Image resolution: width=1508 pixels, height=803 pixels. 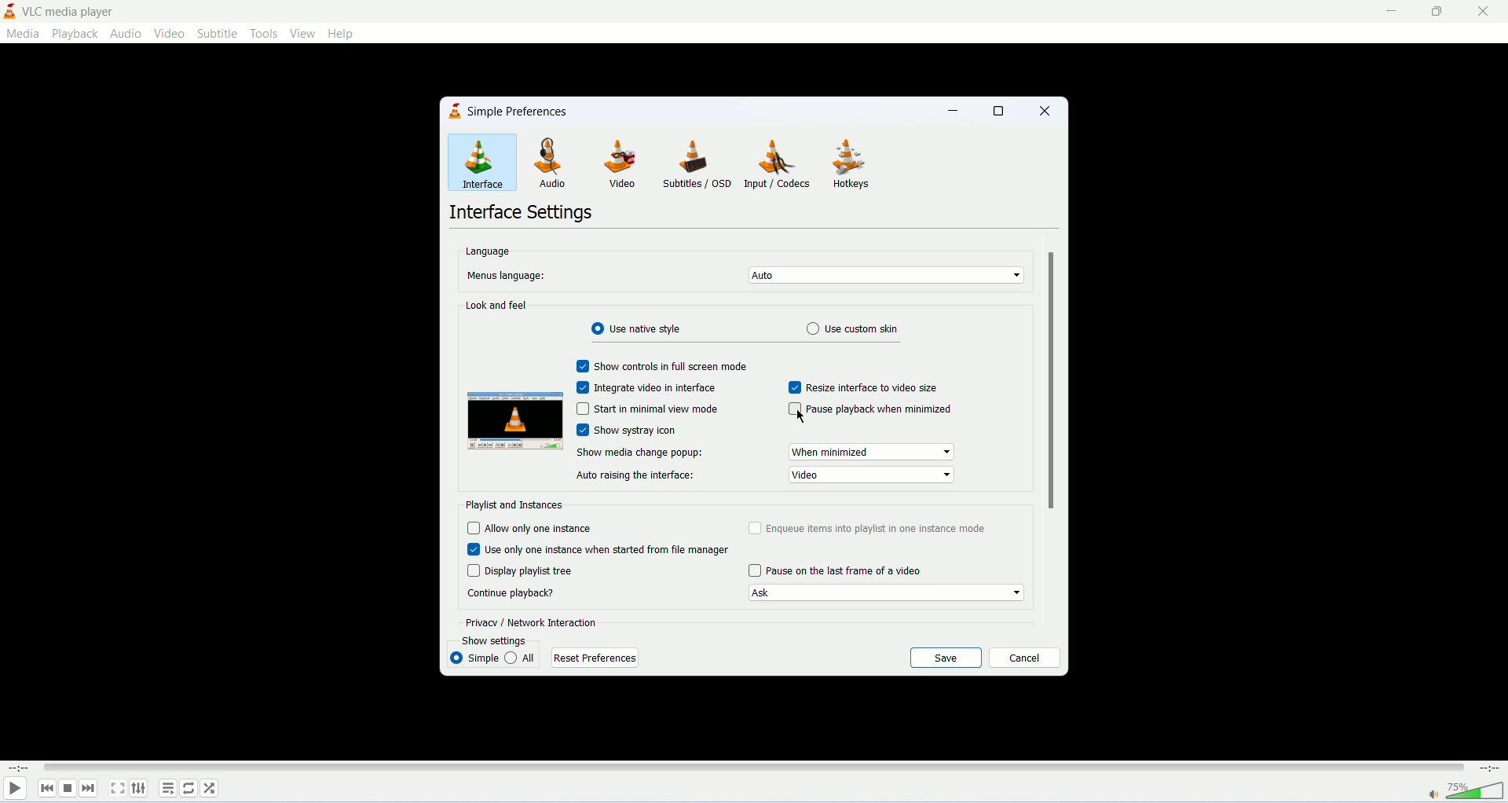 I want to click on interface, so click(x=474, y=166).